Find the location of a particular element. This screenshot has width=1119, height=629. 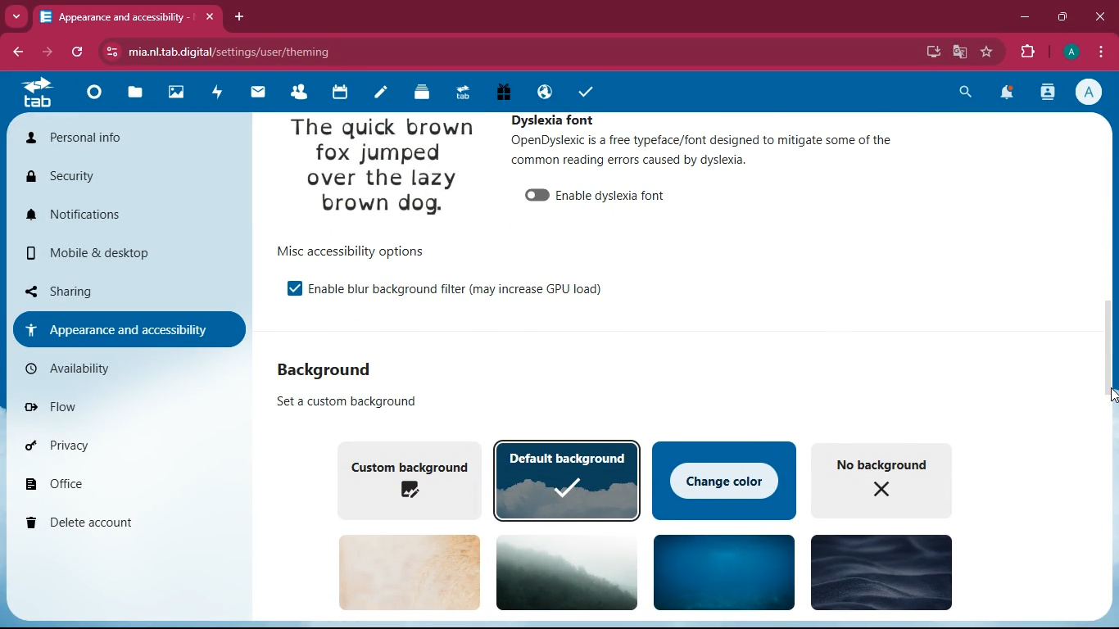

back is located at coordinates (20, 52).